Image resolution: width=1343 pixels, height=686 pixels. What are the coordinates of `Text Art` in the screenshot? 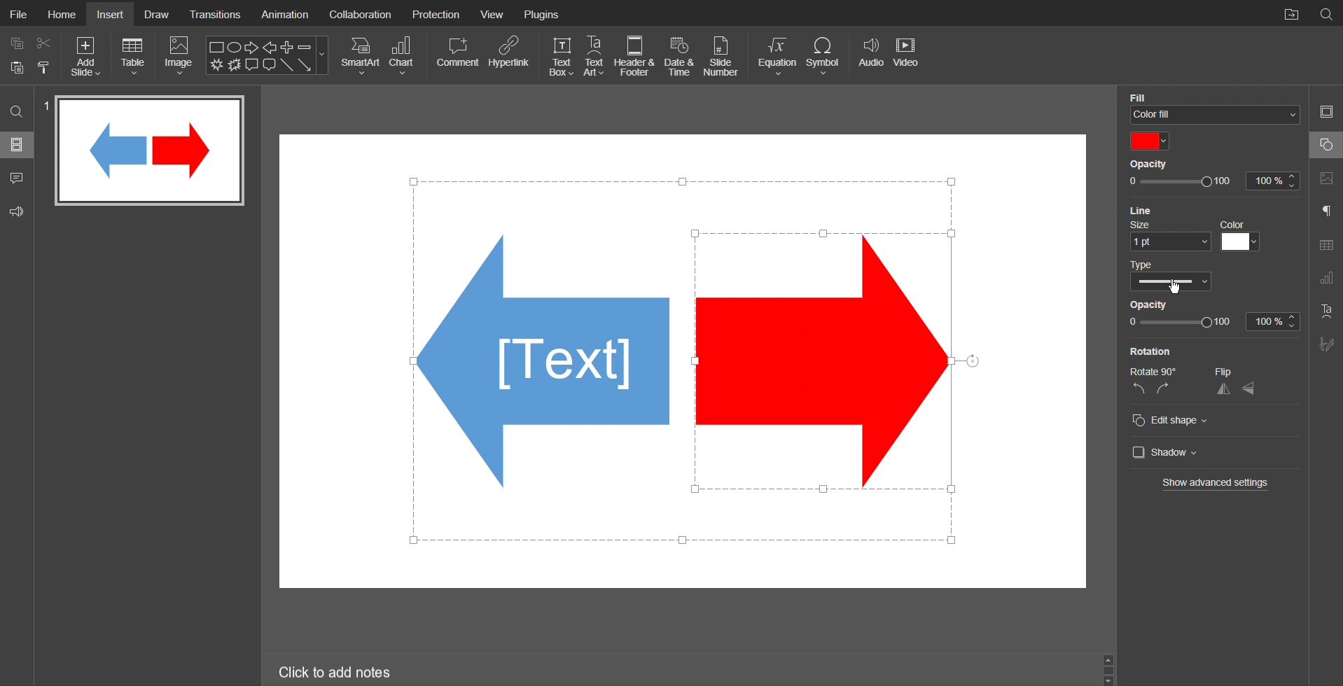 It's located at (1325, 311).